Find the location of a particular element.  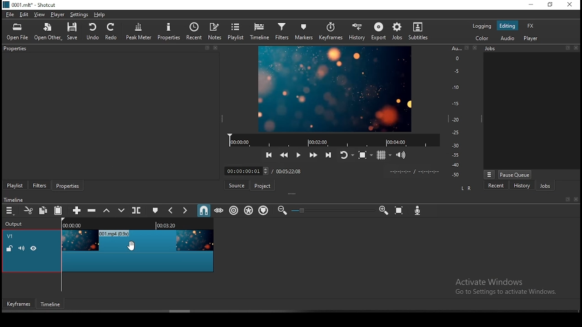

project is located at coordinates (263, 185).